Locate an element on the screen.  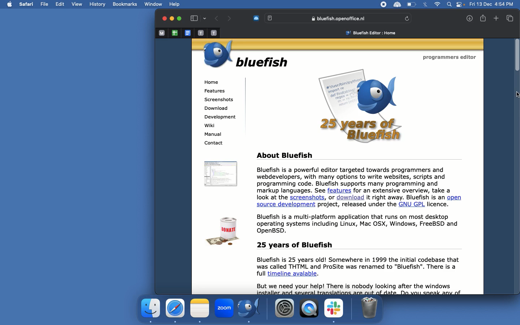
Tabs is located at coordinates (510, 18).